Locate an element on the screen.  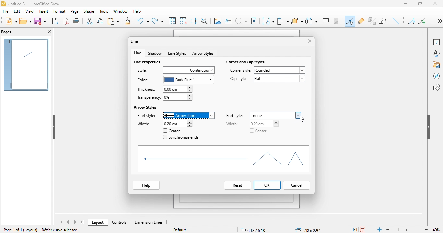
hide is located at coordinates (430, 127).